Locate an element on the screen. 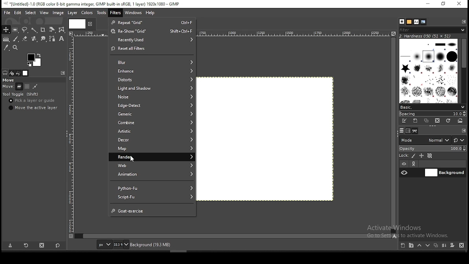 This screenshot has width=469, height=264. eraser tool is located at coordinates (25, 39).